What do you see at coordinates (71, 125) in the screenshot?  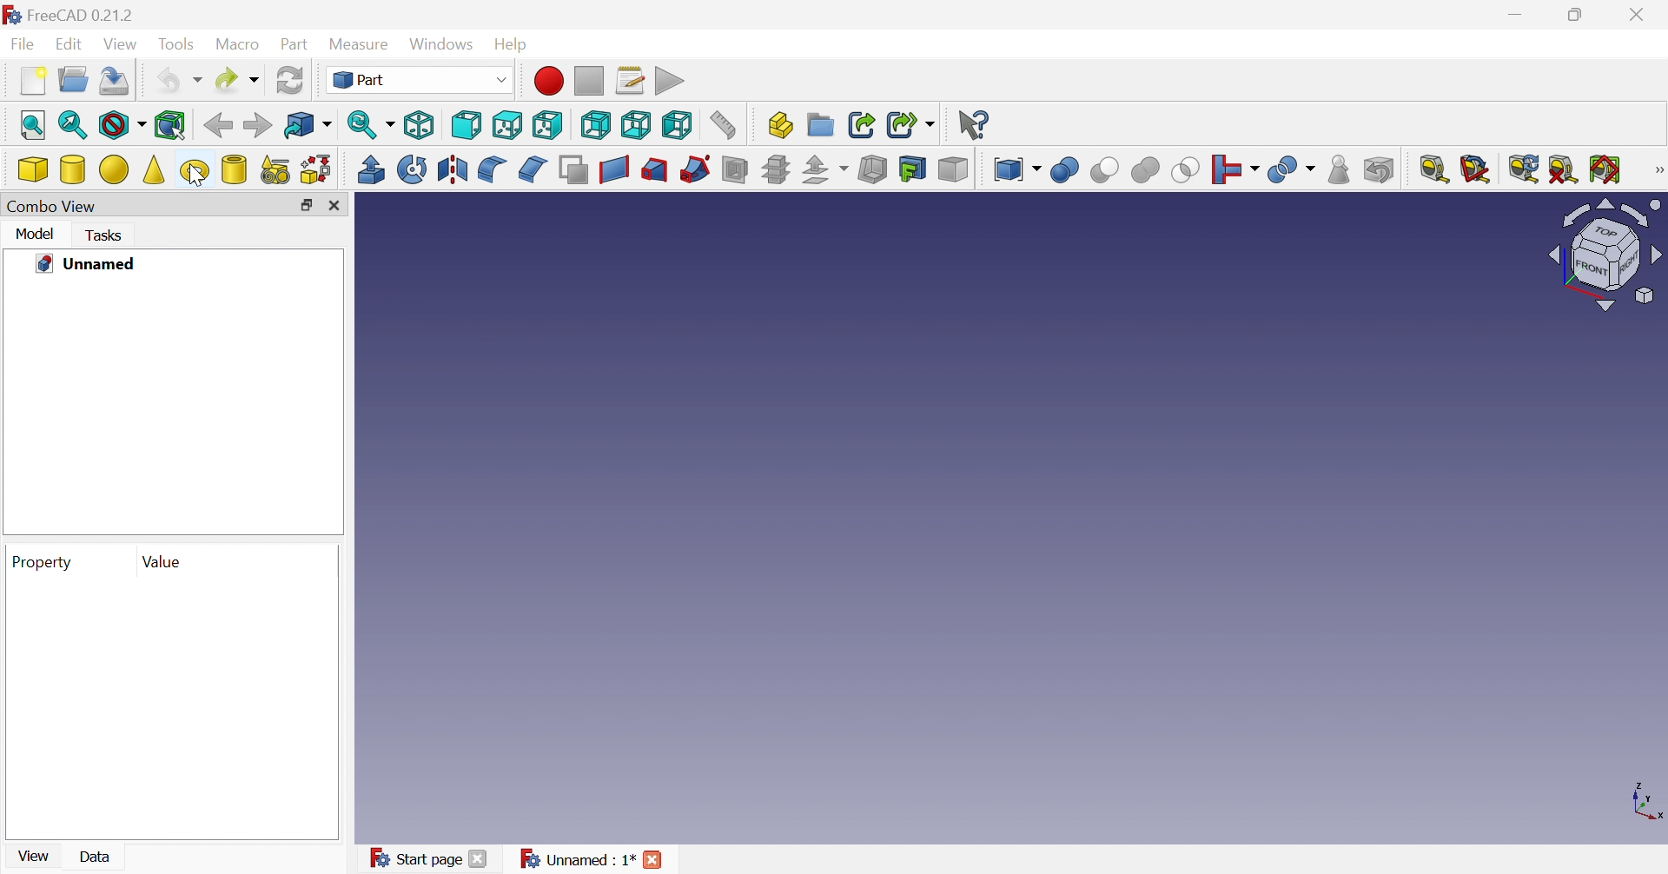 I see `Fit selection` at bounding box center [71, 125].